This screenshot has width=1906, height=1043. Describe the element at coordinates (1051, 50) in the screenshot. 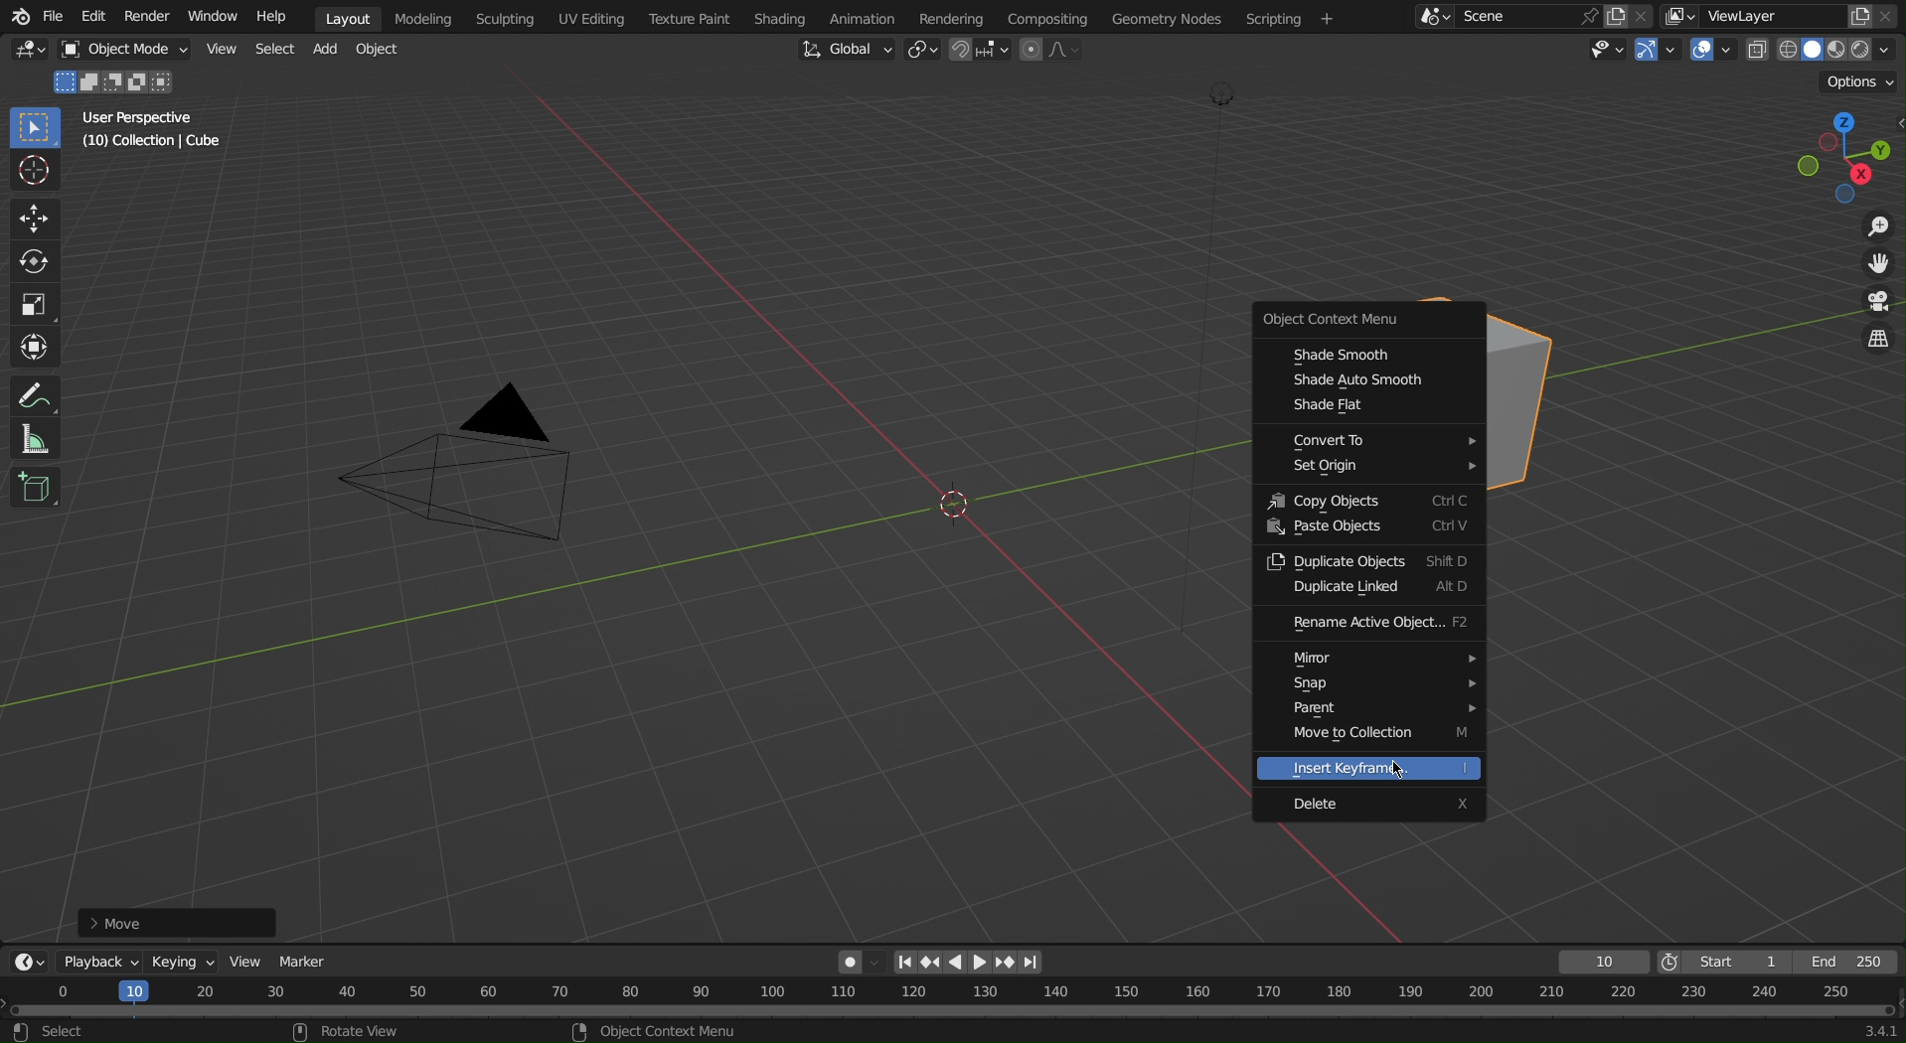

I see `Proportional Editing` at that location.